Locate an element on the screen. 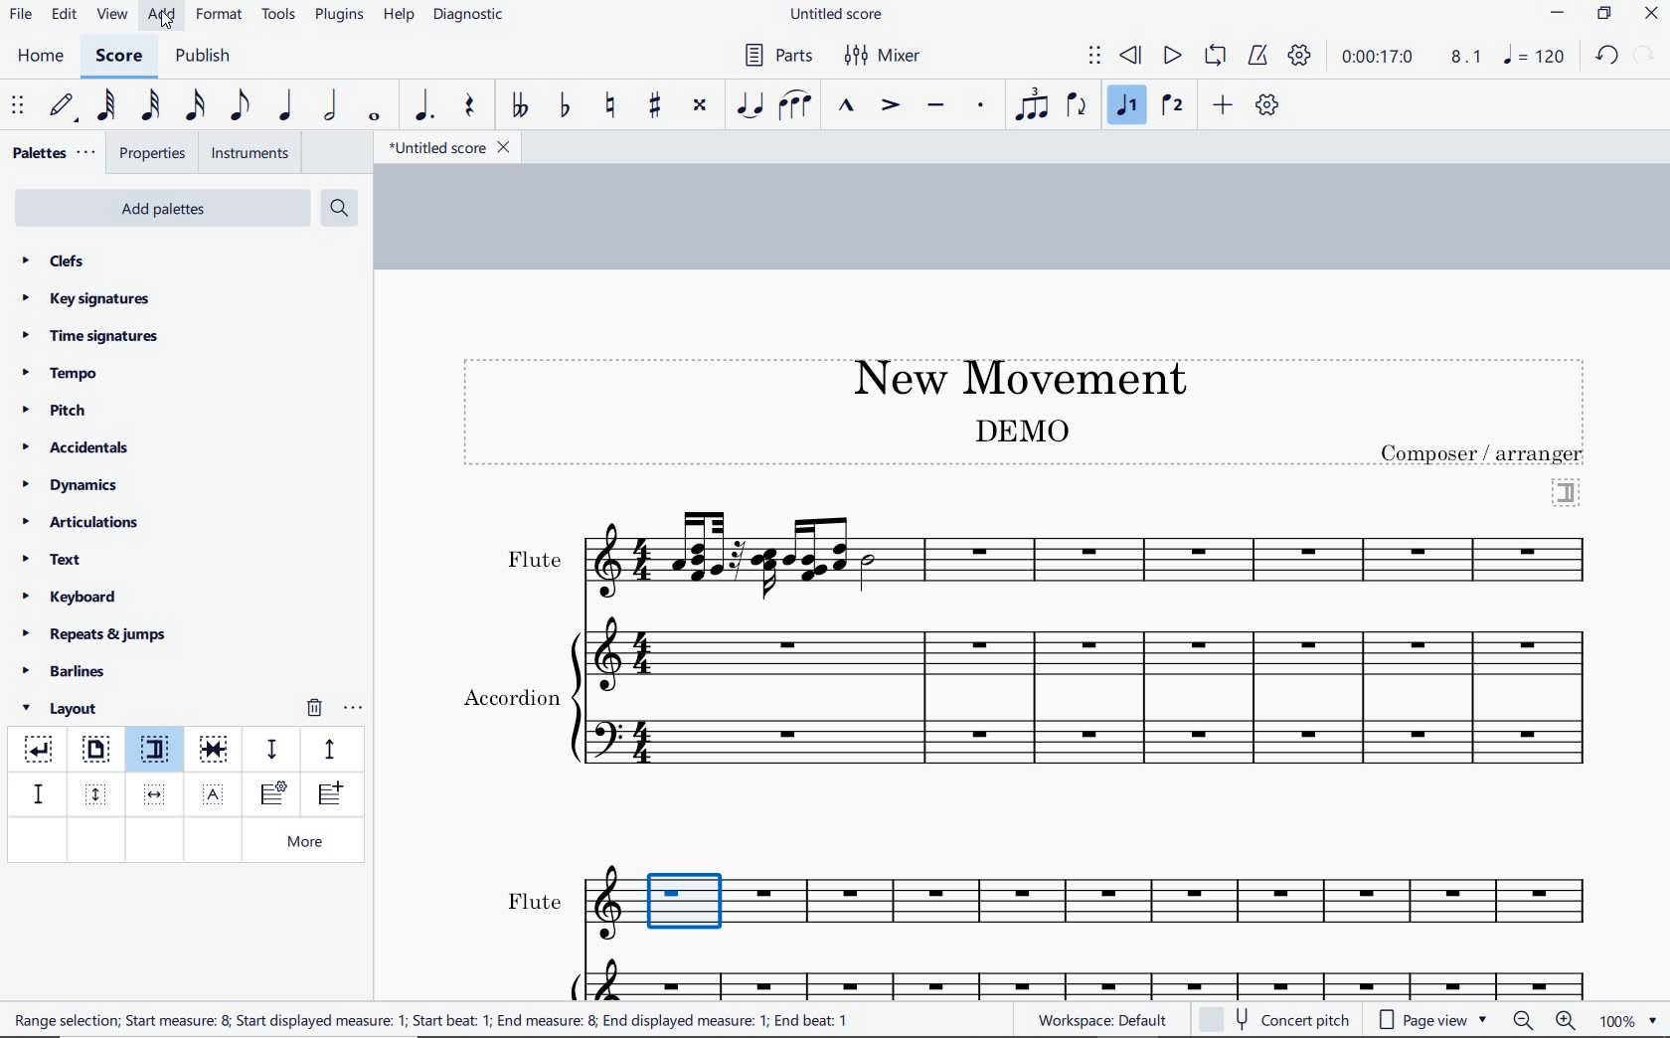 The height and width of the screenshot is (1038, 1670). Playback speed is located at coordinates (1468, 58).